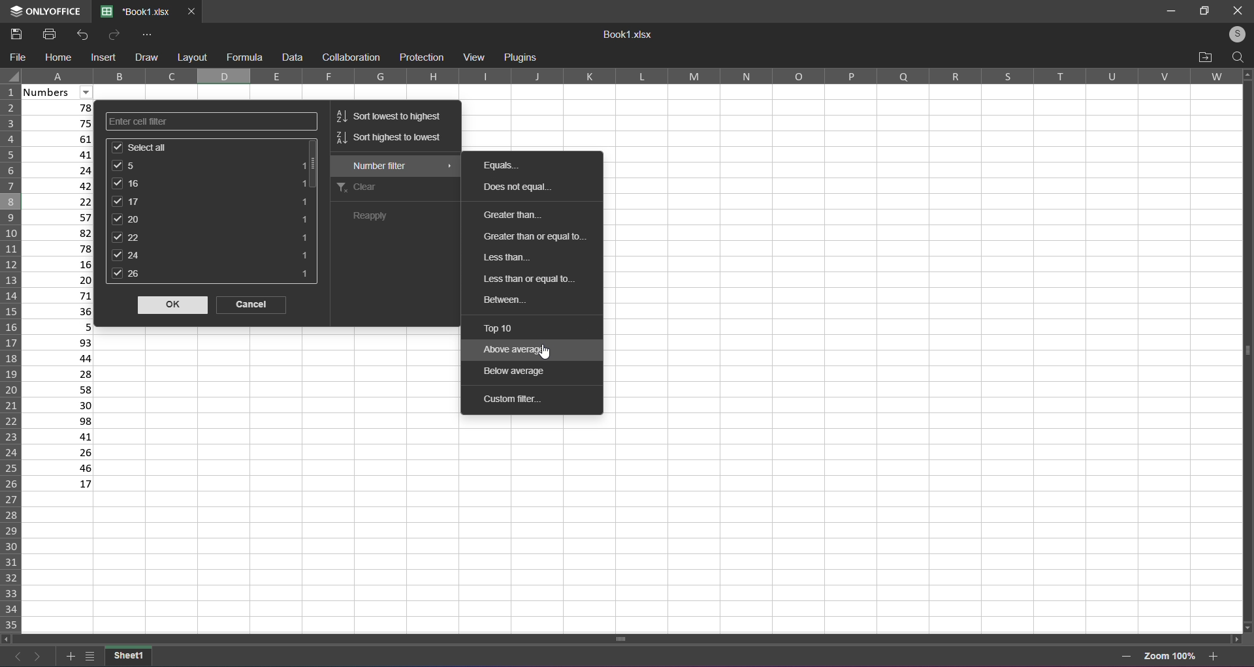 The image size is (1254, 667). Describe the element at coordinates (528, 350) in the screenshot. I see `above average` at that location.